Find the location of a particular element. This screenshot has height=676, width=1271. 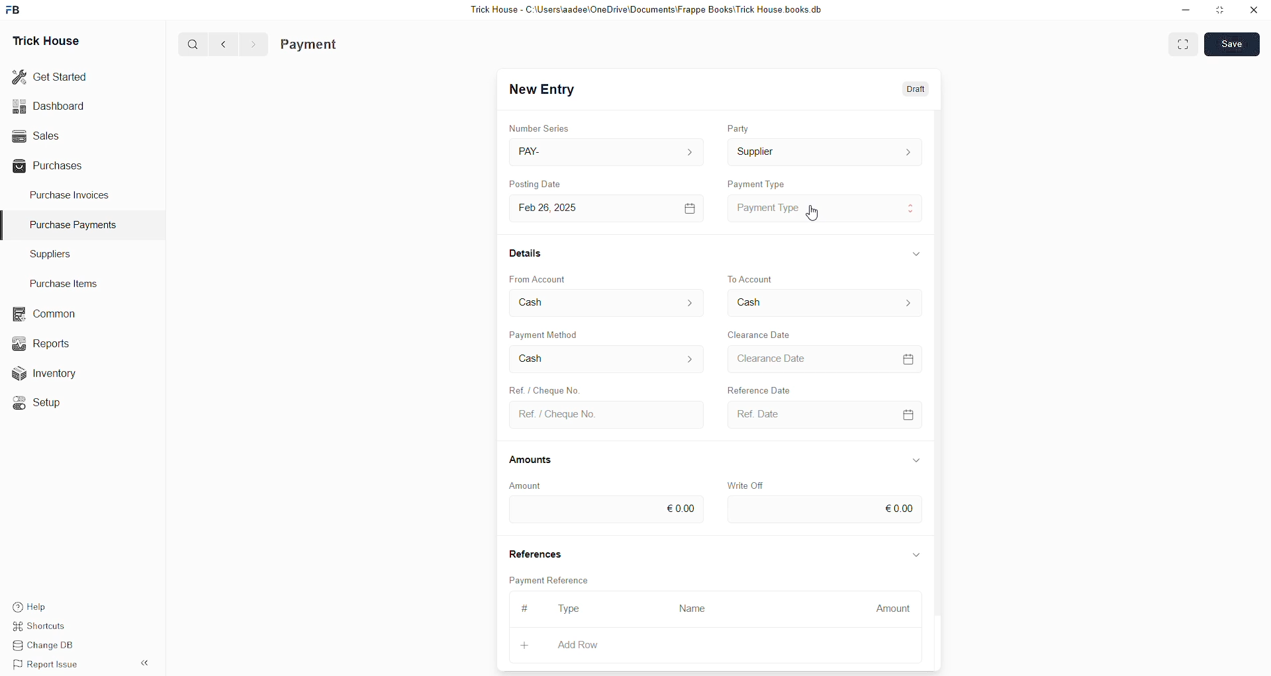

search is located at coordinates (194, 44).